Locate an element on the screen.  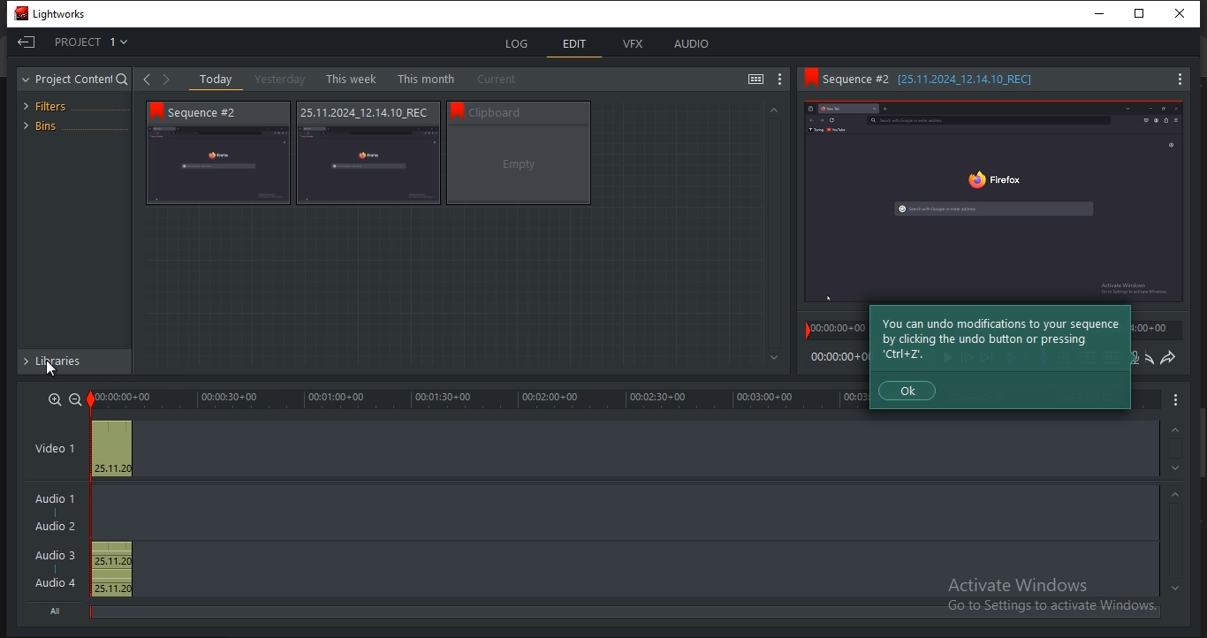
Menu is located at coordinates (1174, 79).